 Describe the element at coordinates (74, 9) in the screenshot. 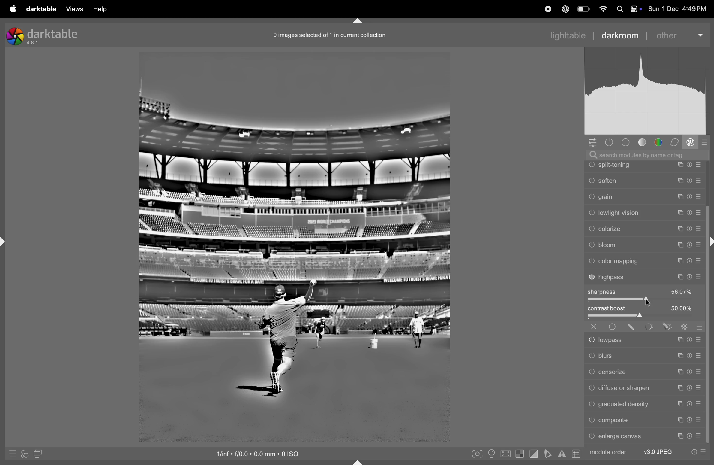

I see `views` at that location.